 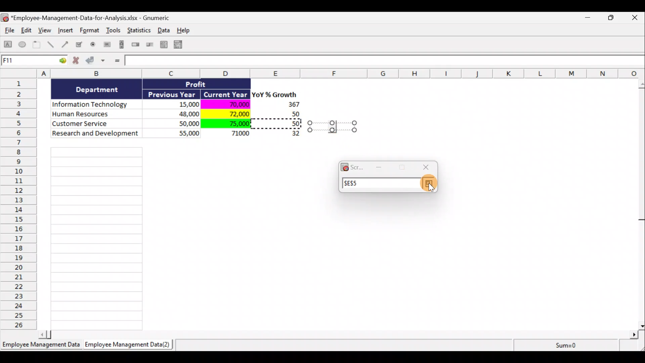 I want to click on $E$5, so click(x=354, y=183).